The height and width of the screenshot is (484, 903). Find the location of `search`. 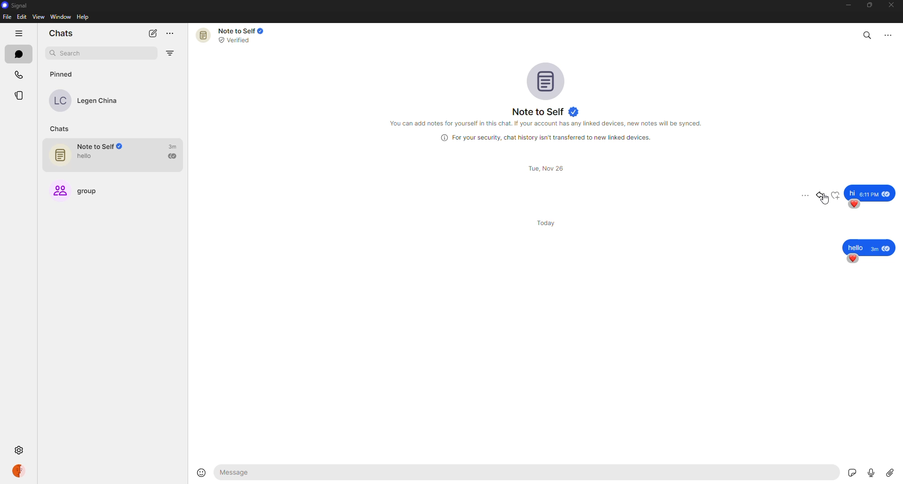

search is located at coordinates (868, 34).